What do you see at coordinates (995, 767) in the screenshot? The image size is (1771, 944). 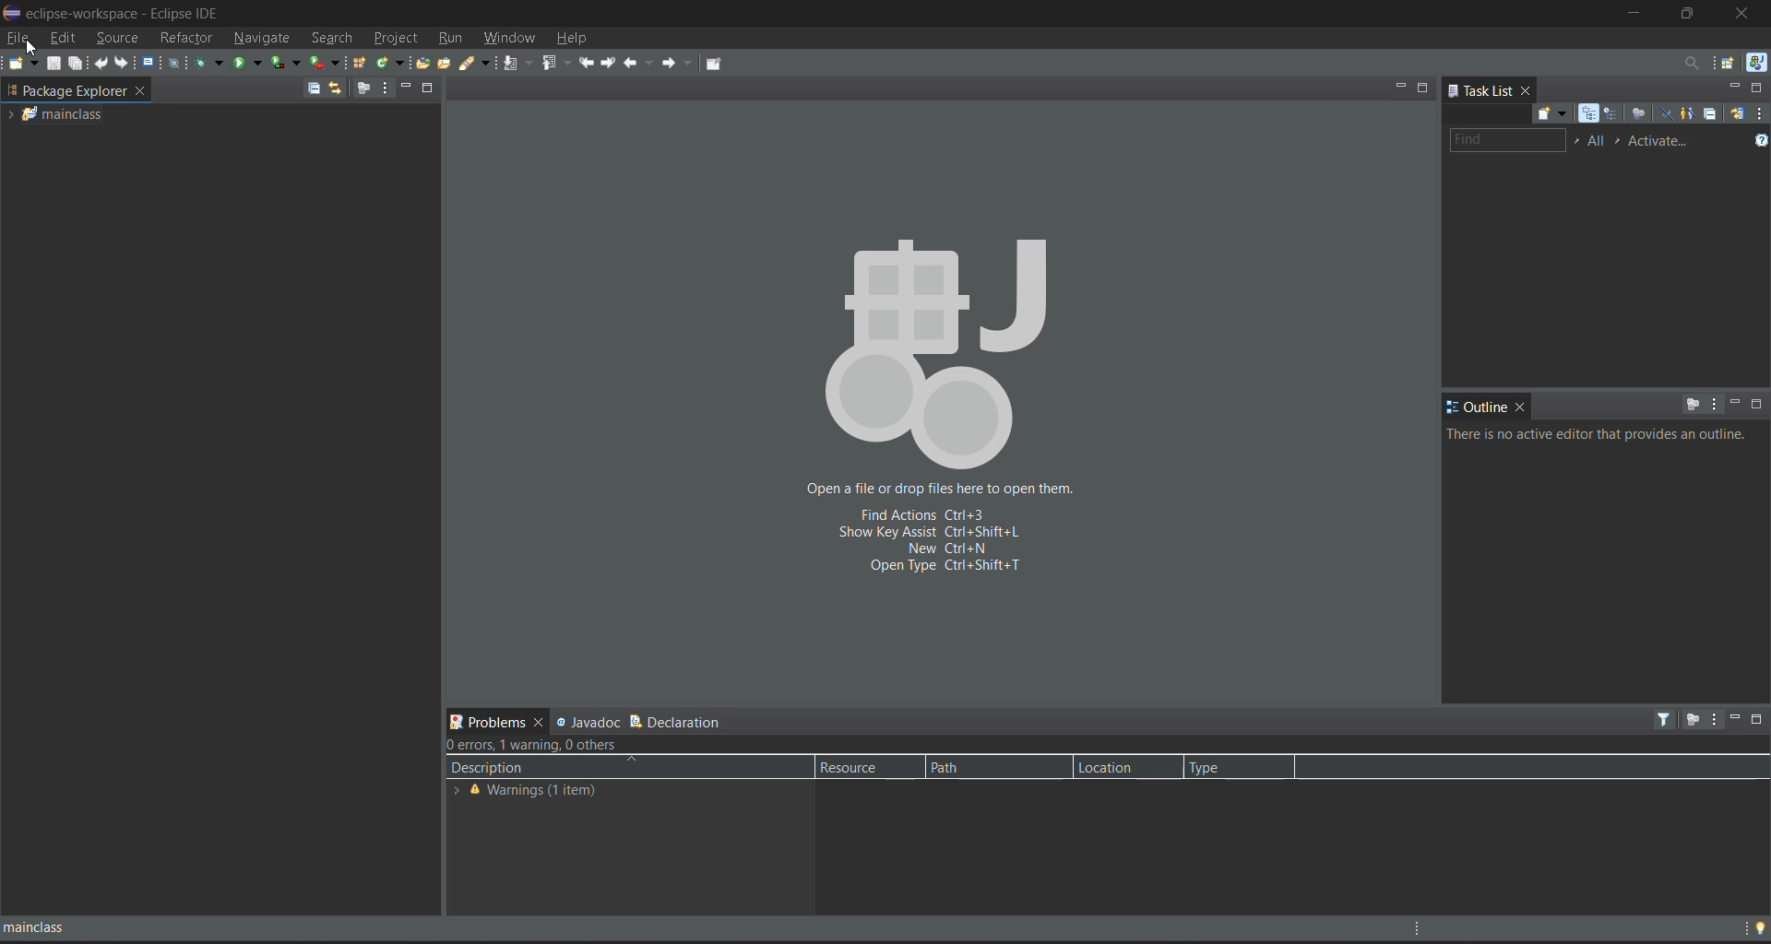 I see `path` at bounding box center [995, 767].